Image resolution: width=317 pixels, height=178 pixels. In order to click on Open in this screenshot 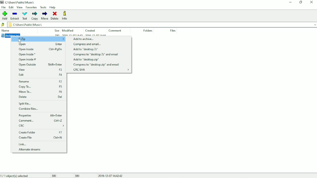, I will do `click(38, 44)`.